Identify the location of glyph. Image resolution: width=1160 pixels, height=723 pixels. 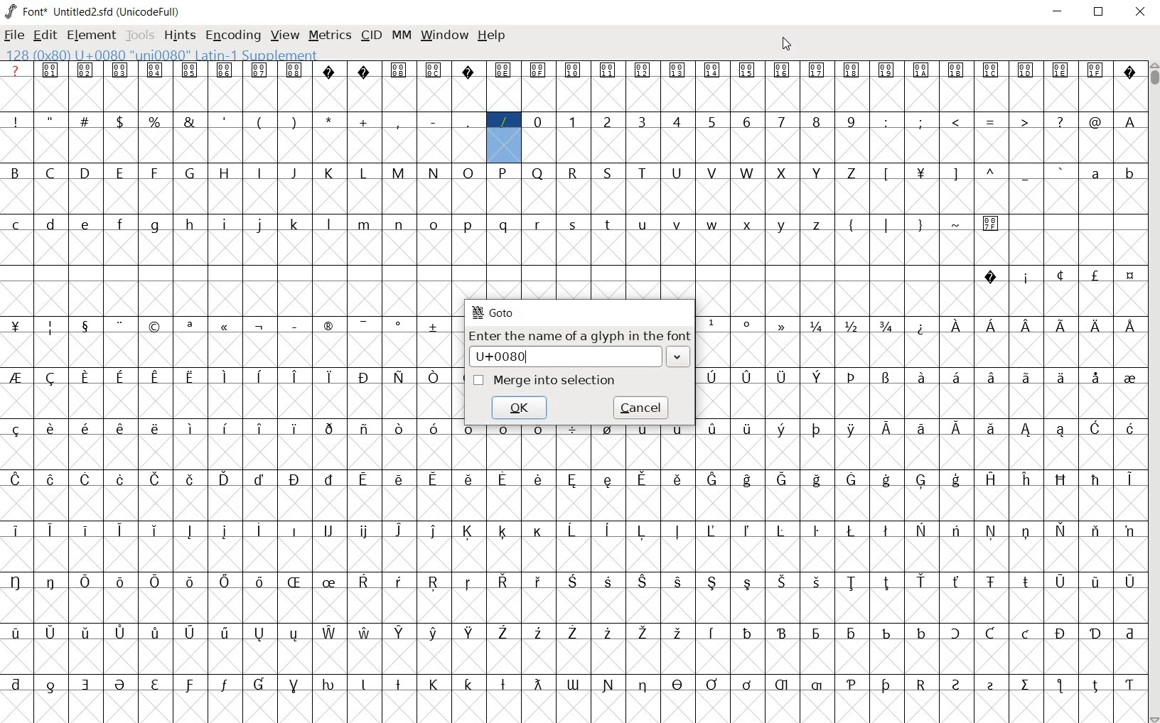
(608, 481).